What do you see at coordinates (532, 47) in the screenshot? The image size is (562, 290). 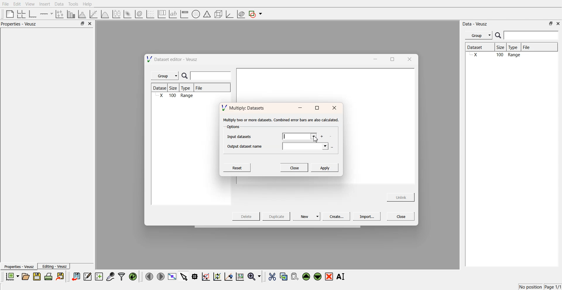 I see `File` at bounding box center [532, 47].